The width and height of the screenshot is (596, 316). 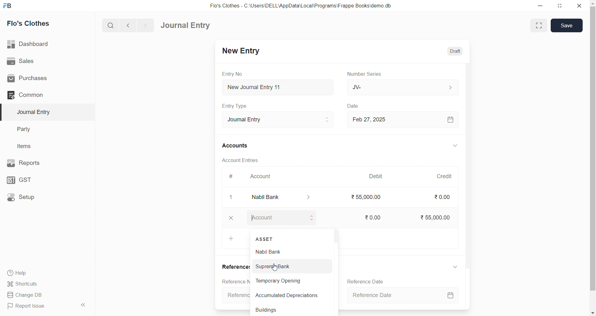 What do you see at coordinates (264, 176) in the screenshot?
I see `Account` at bounding box center [264, 176].